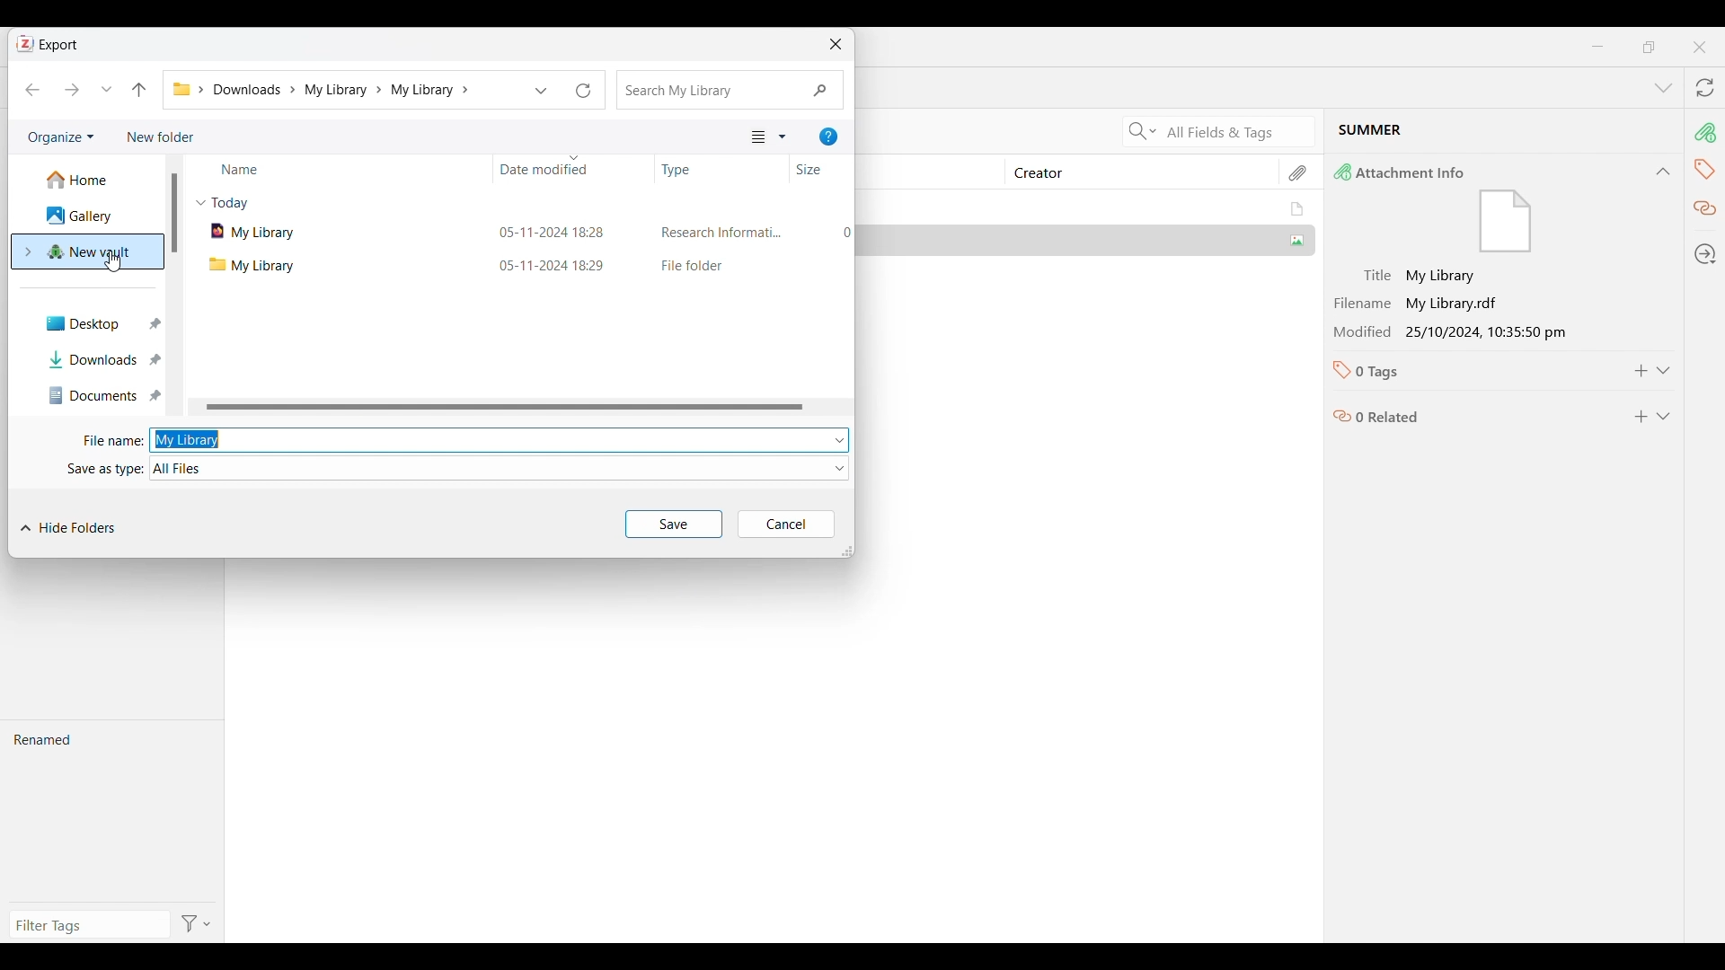  Describe the element at coordinates (107, 441) in the screenshot. I see `File name :` at that location.